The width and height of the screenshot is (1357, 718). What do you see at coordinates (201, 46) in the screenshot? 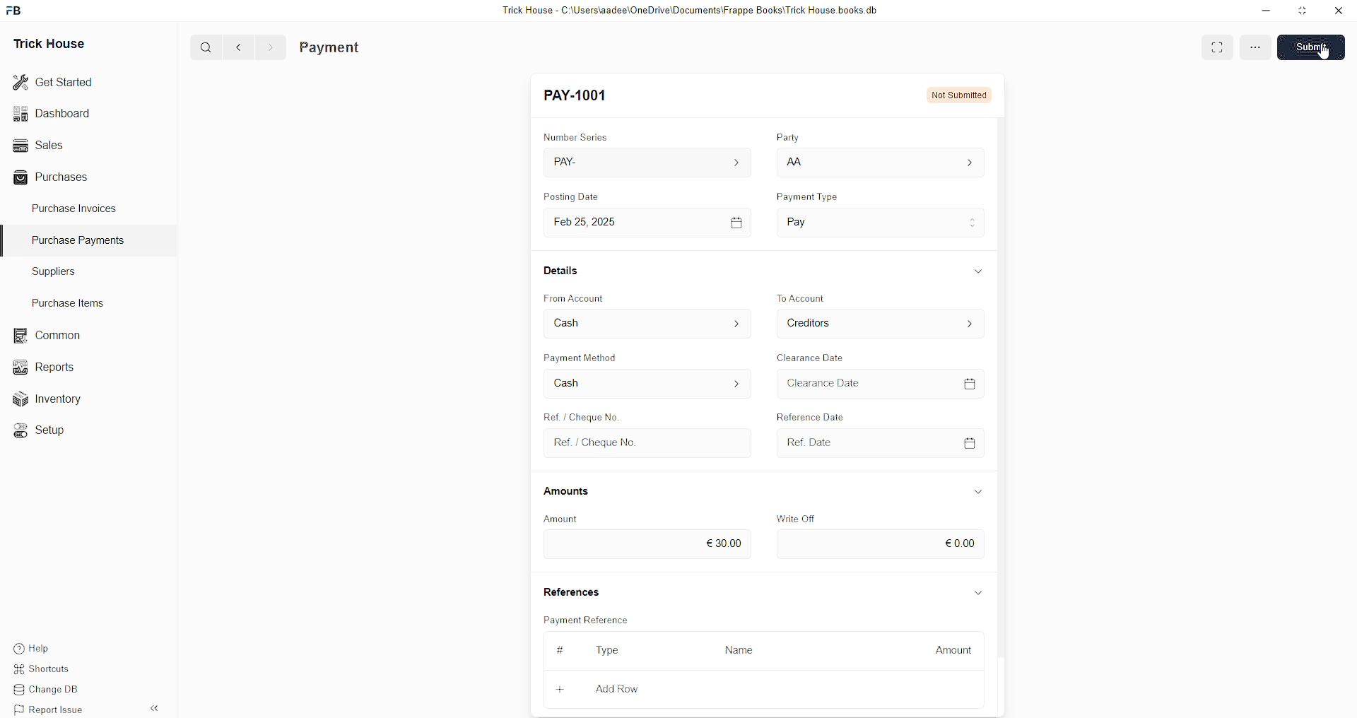
I see `Q` at bounding box center [201, 46].